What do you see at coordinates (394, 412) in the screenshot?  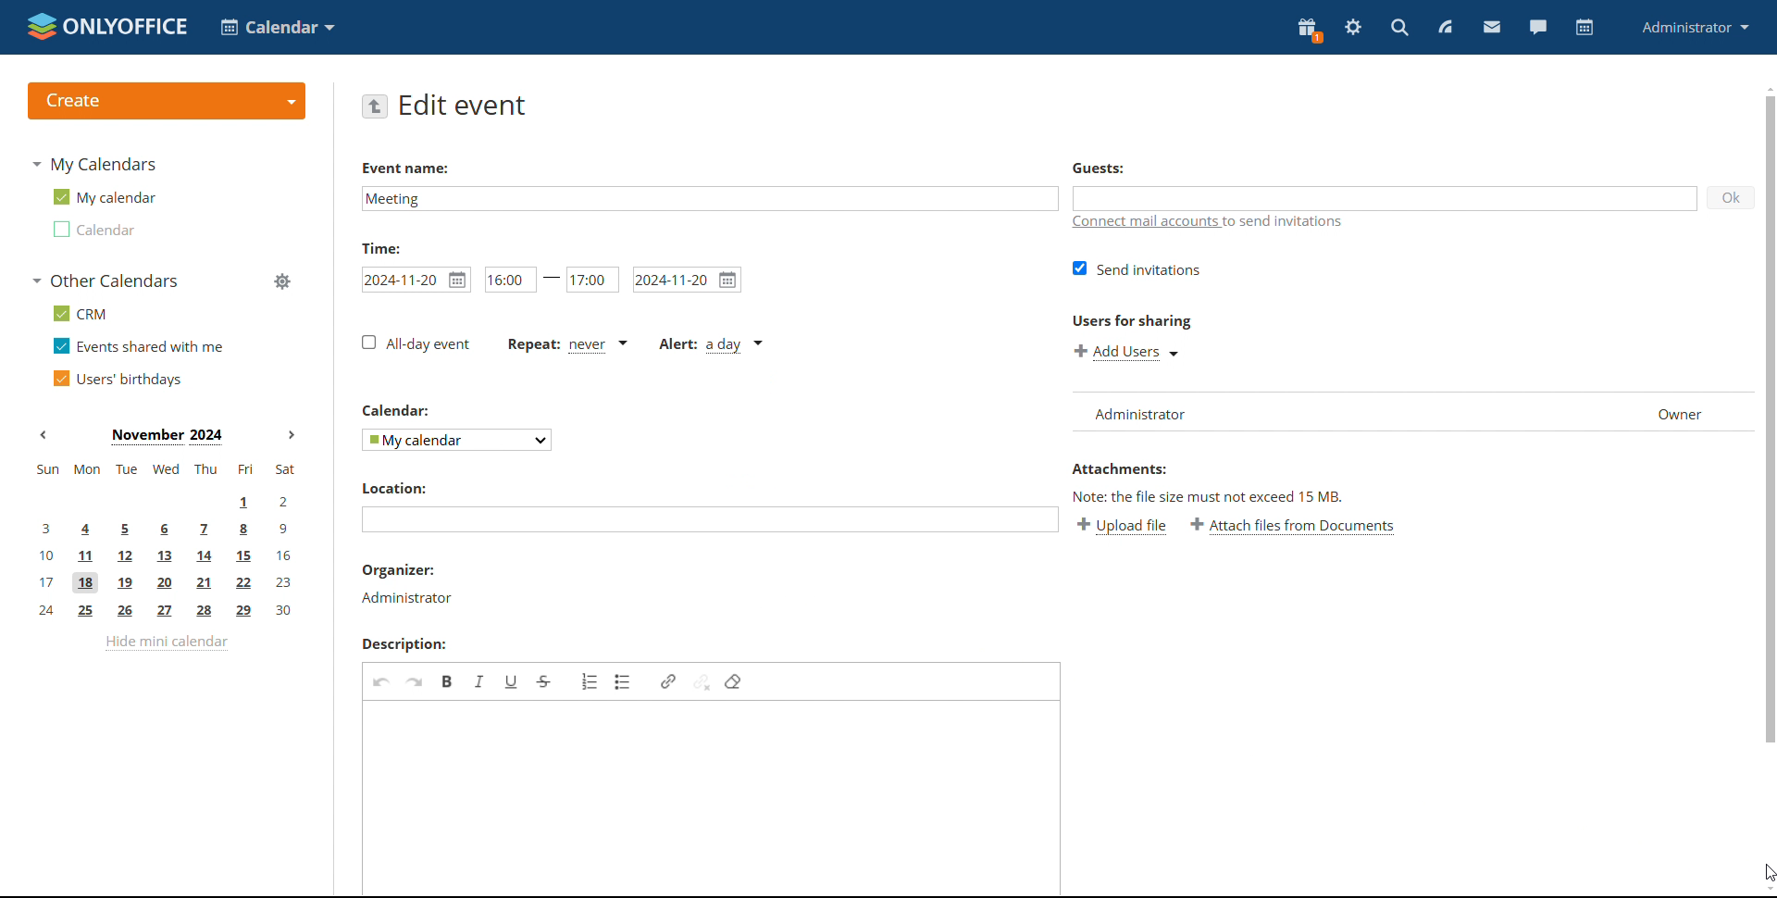 I see `Calendar` at bounding box center [394, 412].